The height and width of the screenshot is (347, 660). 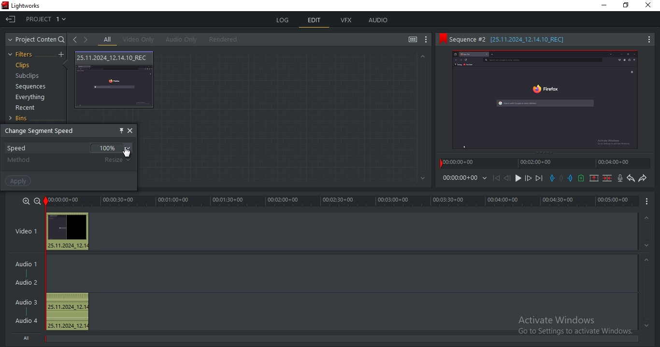 I want to click on 100%, so click(x=113, y=147).